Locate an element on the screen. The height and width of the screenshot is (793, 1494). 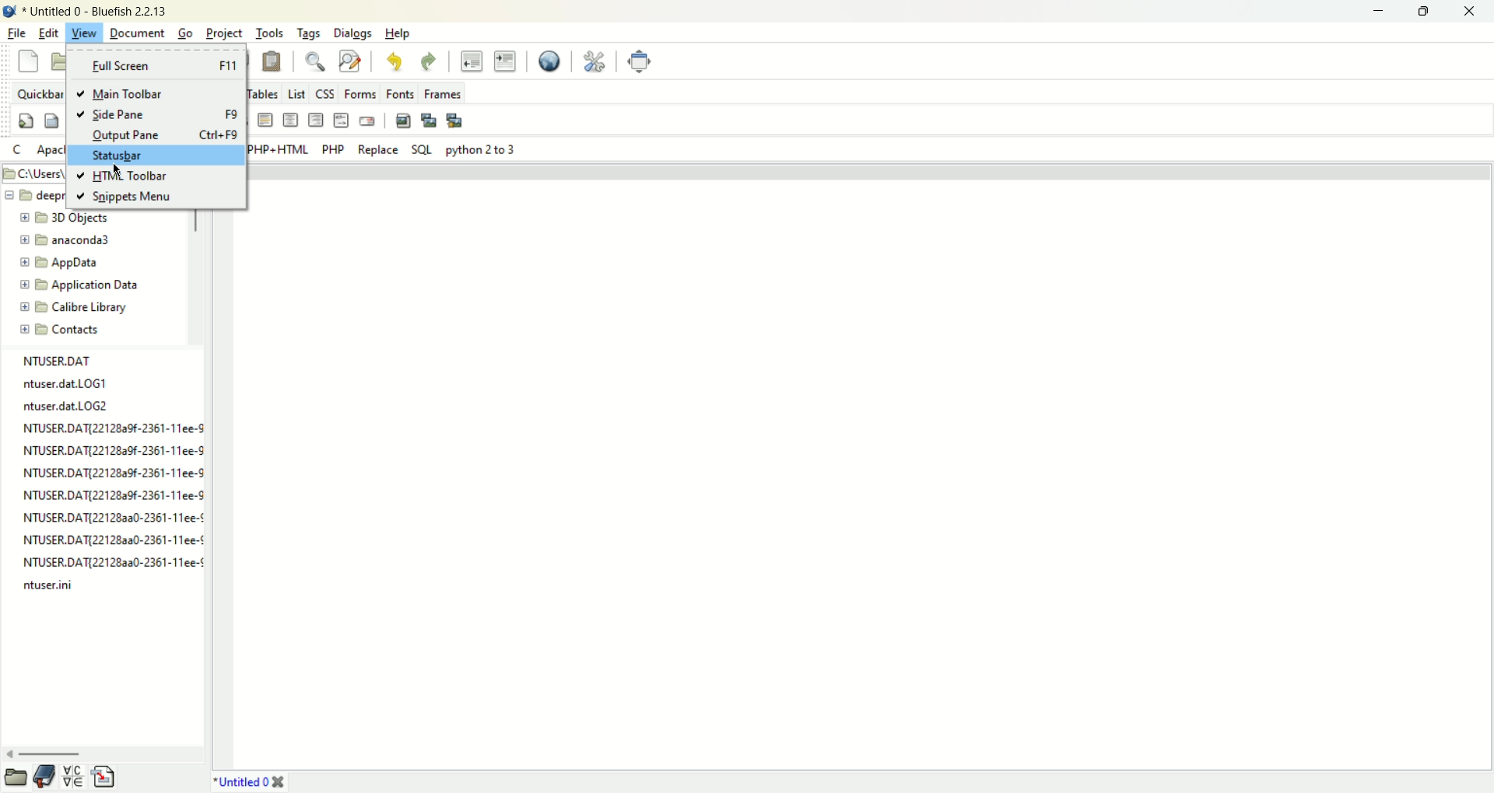
bookmarks is located at coordinates (46, 777).